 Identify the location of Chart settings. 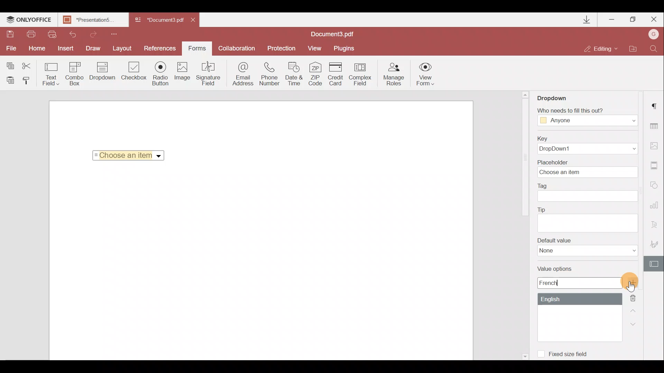
(655, 208).